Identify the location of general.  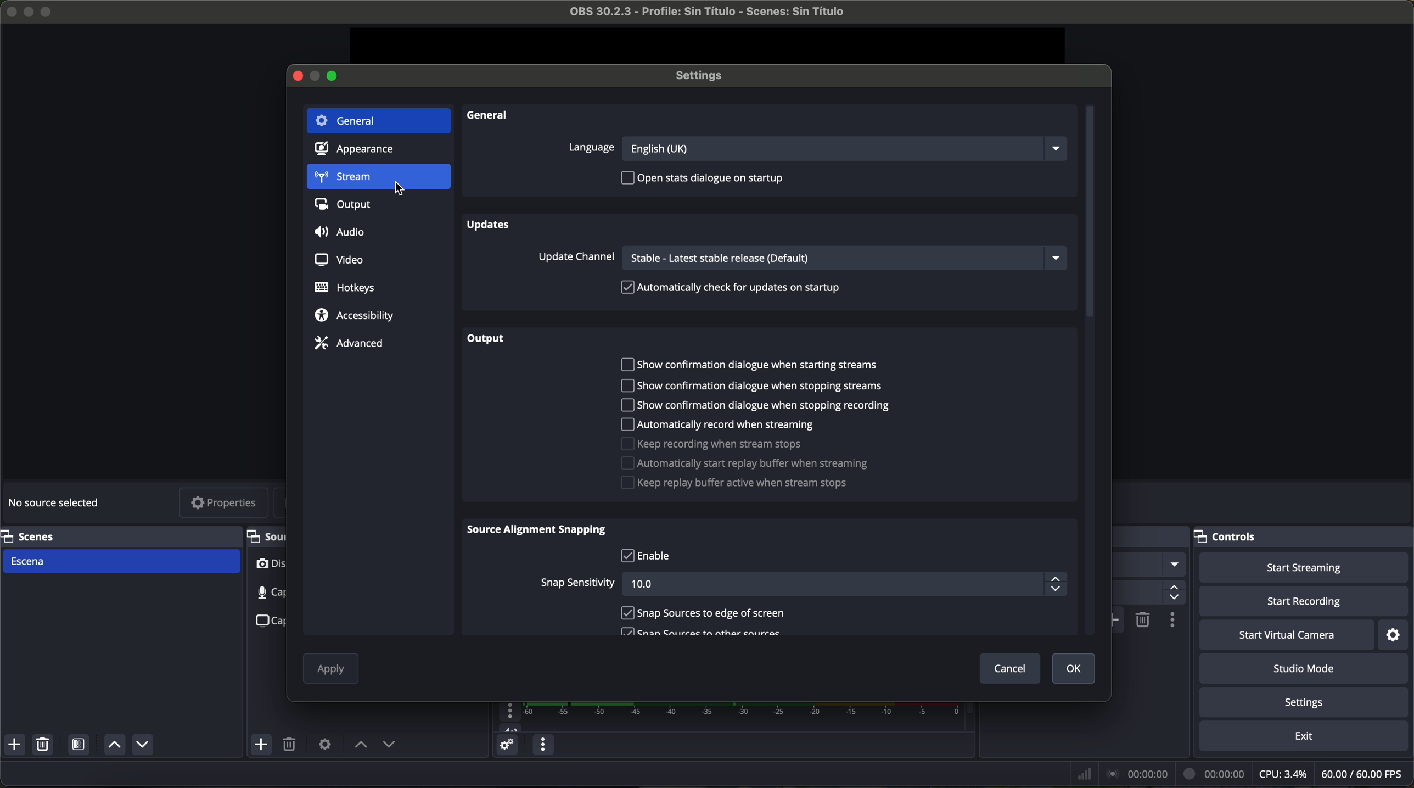
(378, 119).